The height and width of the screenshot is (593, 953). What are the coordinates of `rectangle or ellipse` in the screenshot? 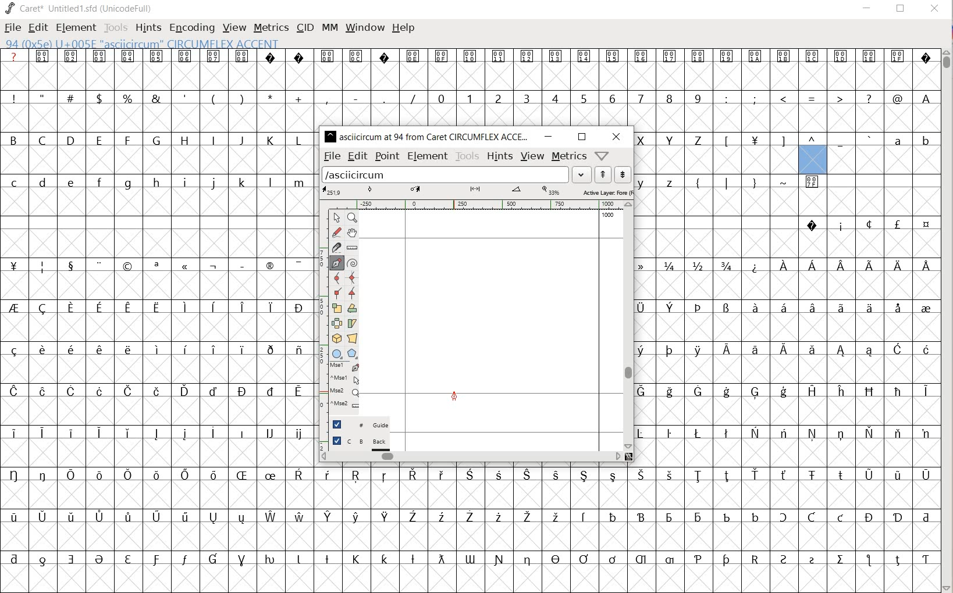 It's located at (337, 353).